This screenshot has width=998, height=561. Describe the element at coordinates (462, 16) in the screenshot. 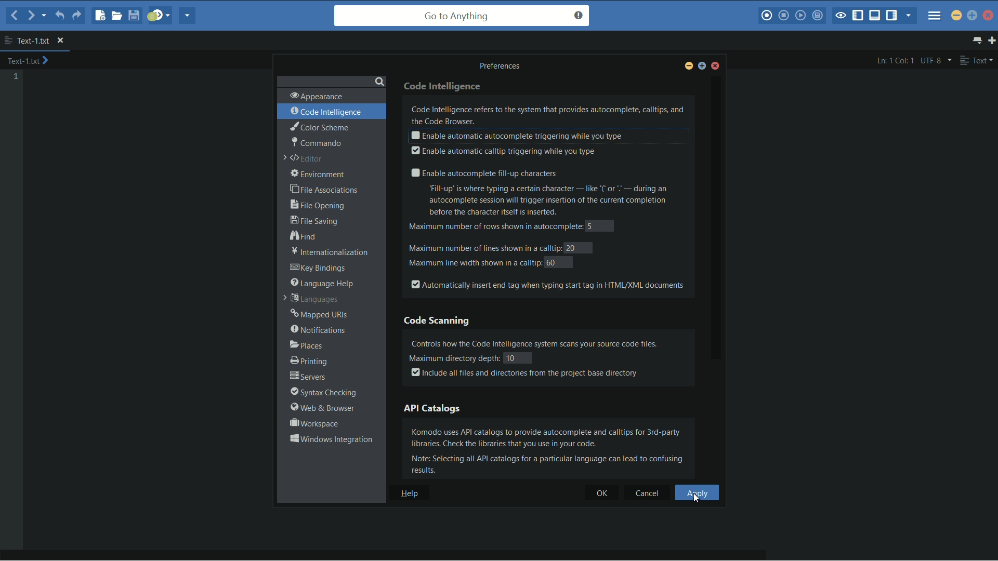

I see `go to anything ` at that location.